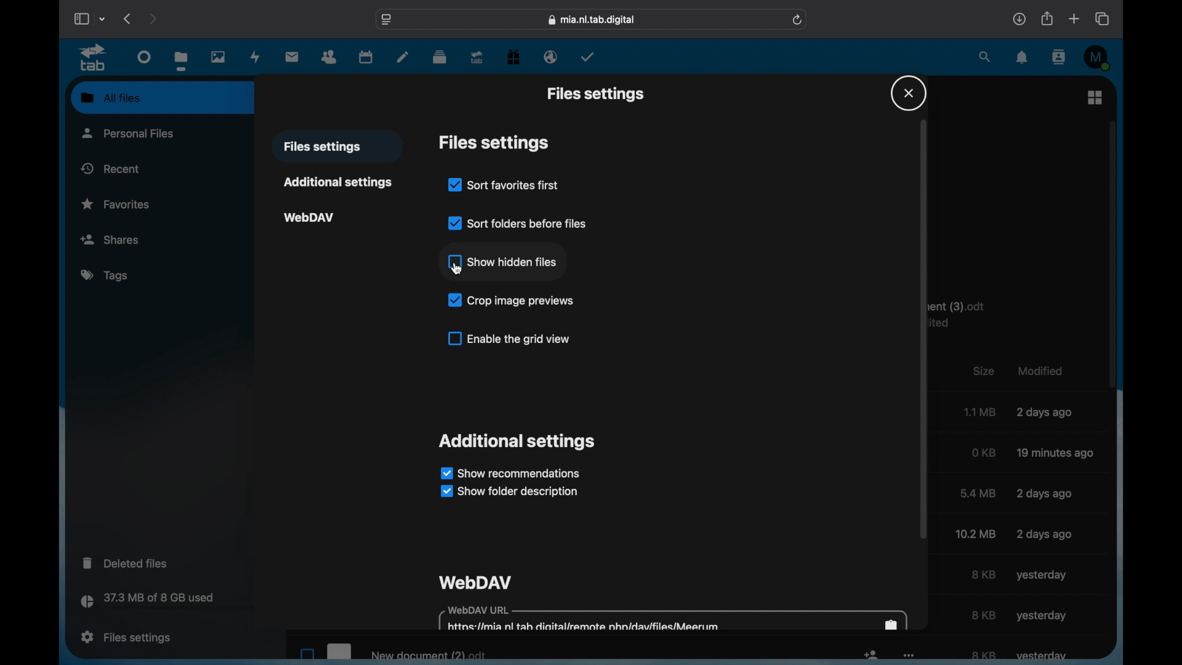  What do you see at coordinates (1041, 575) in the screenshot?
I see `yesterday` at bounding box center [1041, 575].